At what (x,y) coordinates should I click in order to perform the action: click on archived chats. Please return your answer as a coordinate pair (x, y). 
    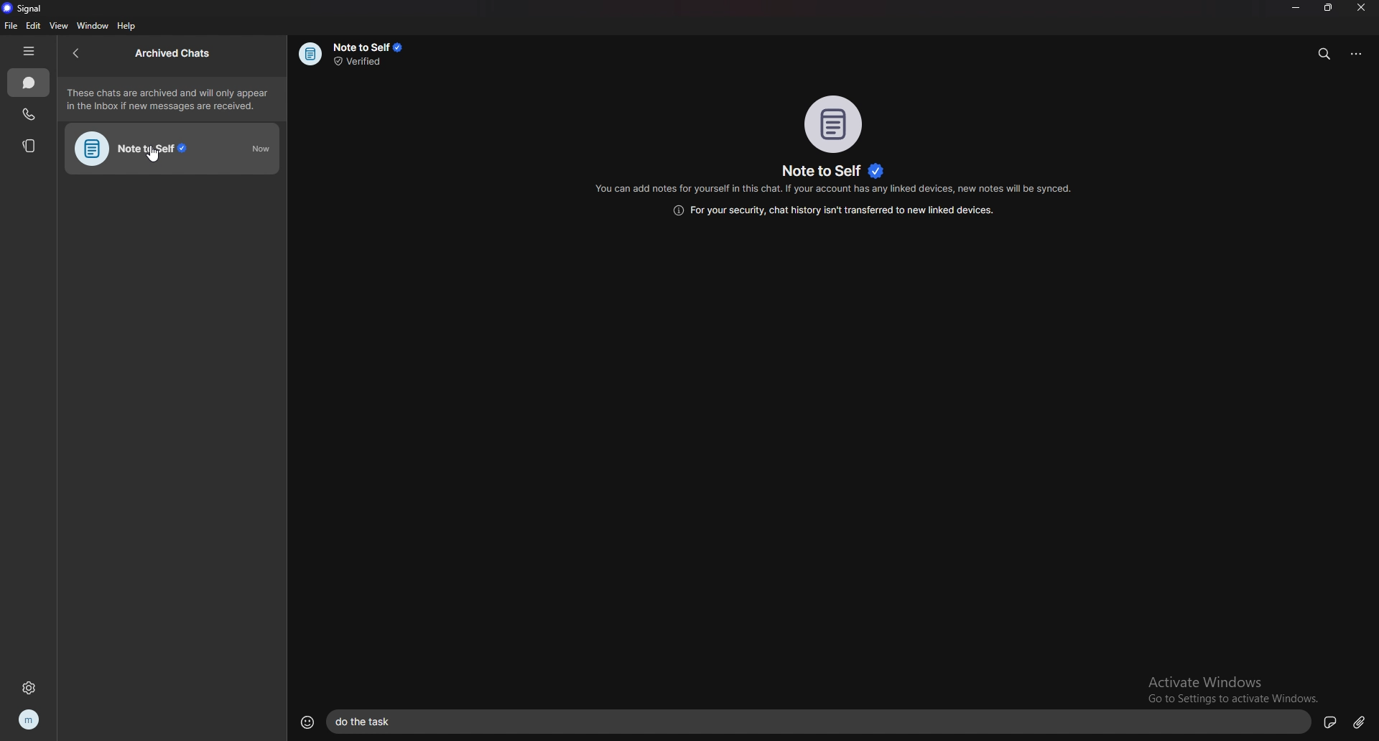
    Looking at the image, I should click on (176, 54).